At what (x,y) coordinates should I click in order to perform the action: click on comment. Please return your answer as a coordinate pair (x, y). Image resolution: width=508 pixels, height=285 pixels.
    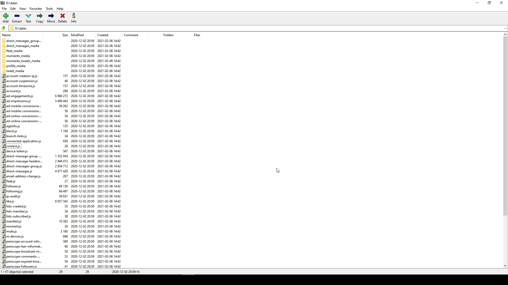
    Looking at the image, I should click on (133, 35).